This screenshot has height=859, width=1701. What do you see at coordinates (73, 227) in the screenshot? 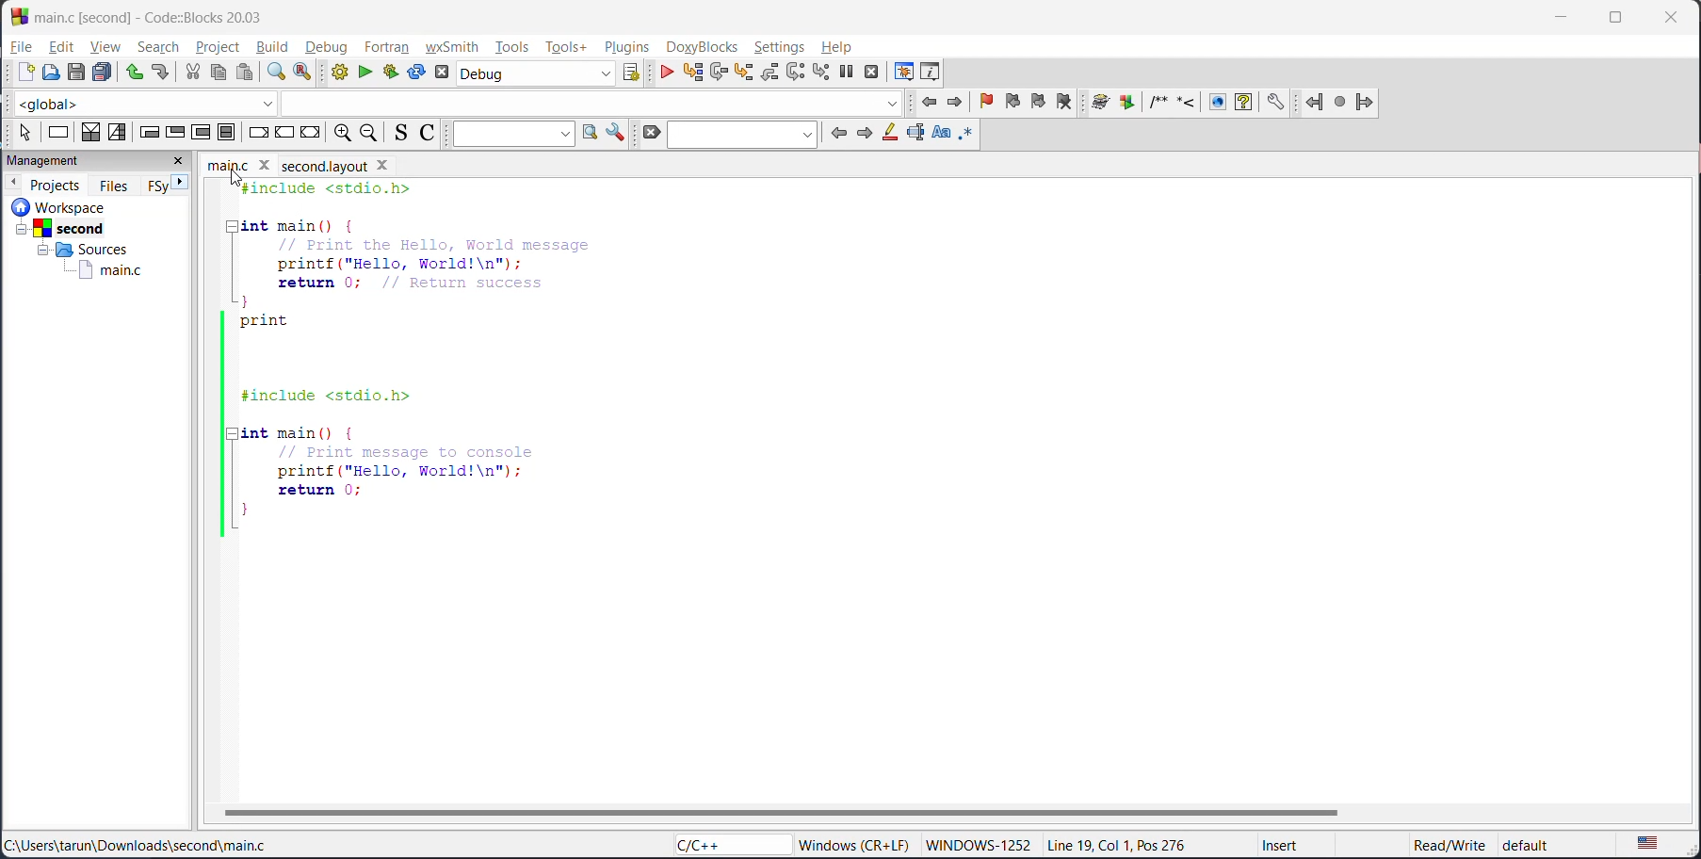
I see `Second` at bounding box center [73, 227].